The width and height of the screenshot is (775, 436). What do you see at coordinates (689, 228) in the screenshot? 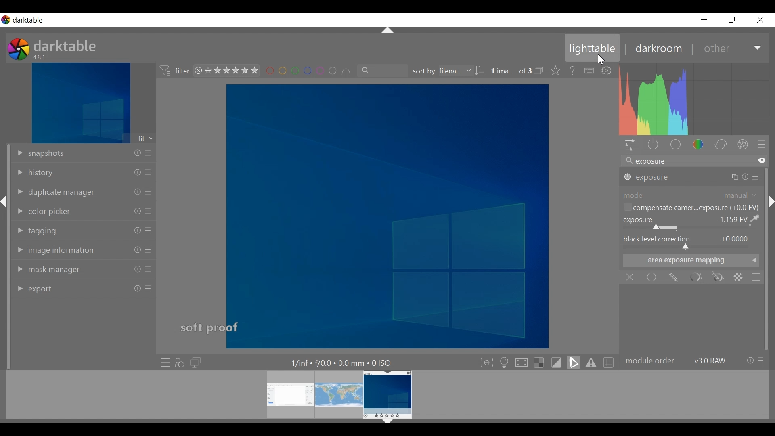
I see `Exposure ` at bounding box center [689, 228].